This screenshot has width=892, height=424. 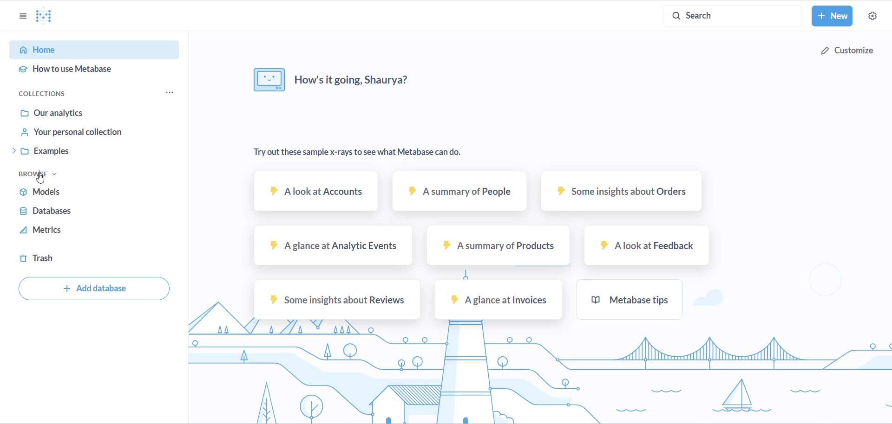 I want to click on add database, so click(x=96, y=289).